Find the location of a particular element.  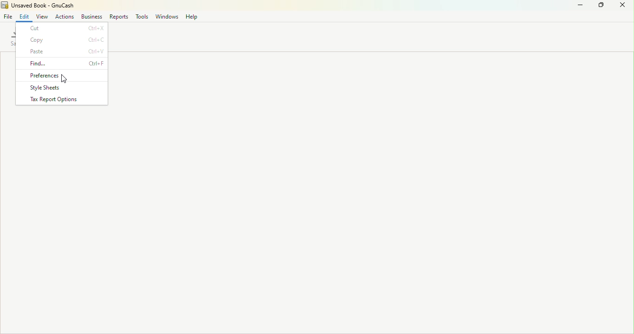

close is located at coordinates (623, 6).